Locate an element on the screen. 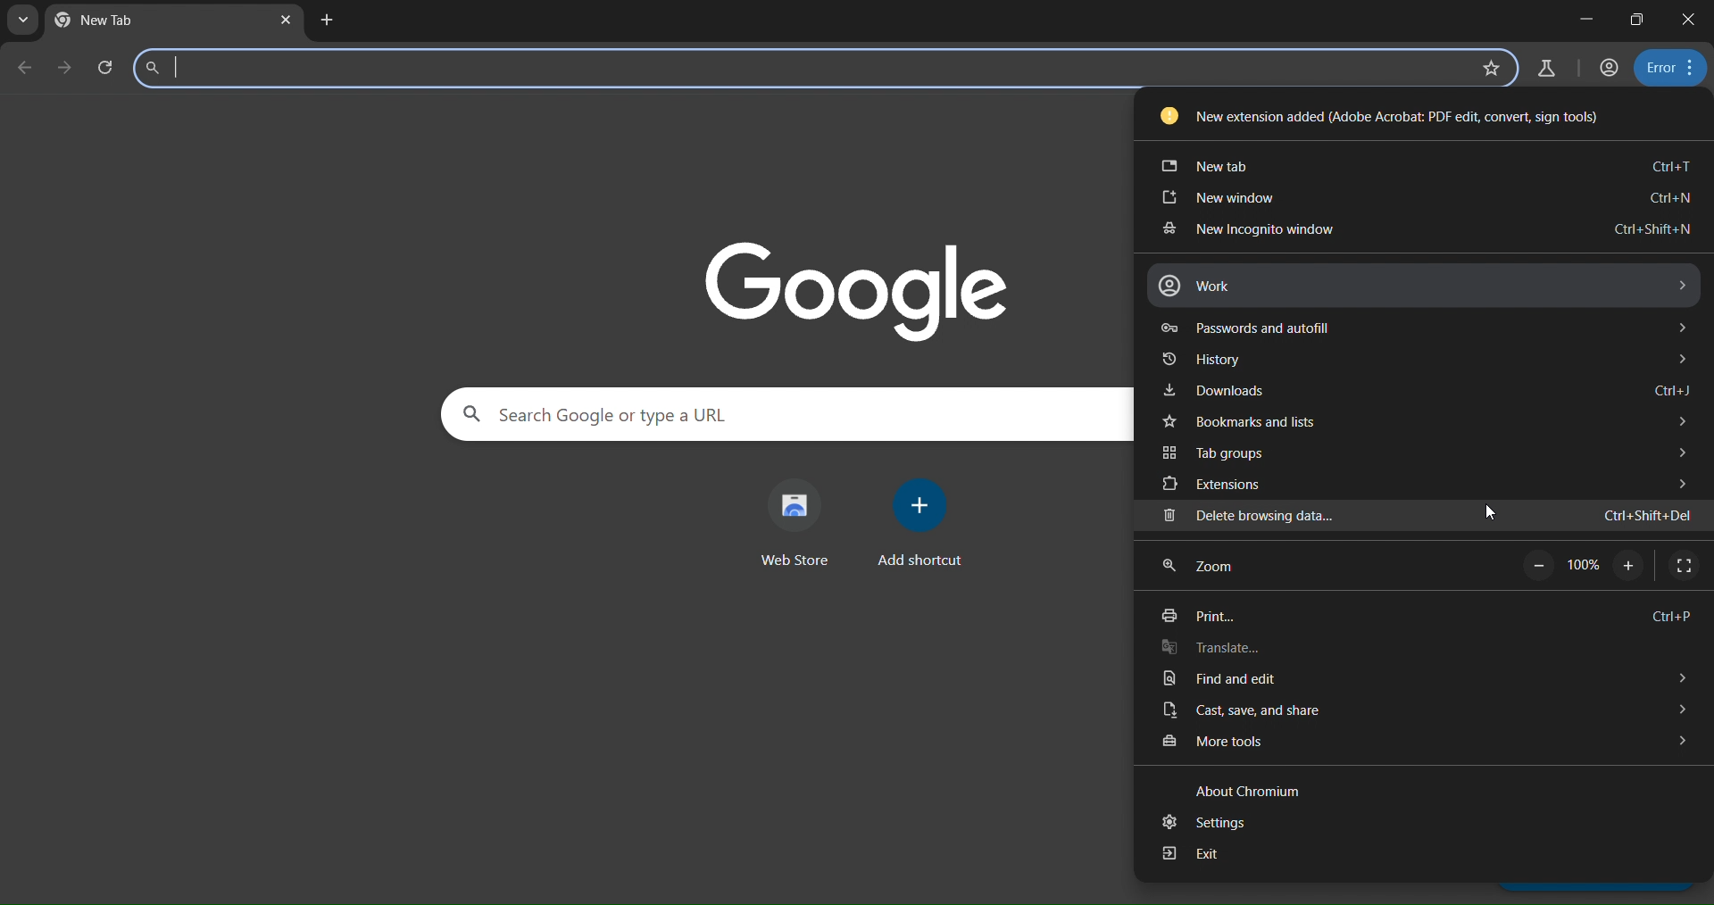  exit is located at coordinates (1408, 857).